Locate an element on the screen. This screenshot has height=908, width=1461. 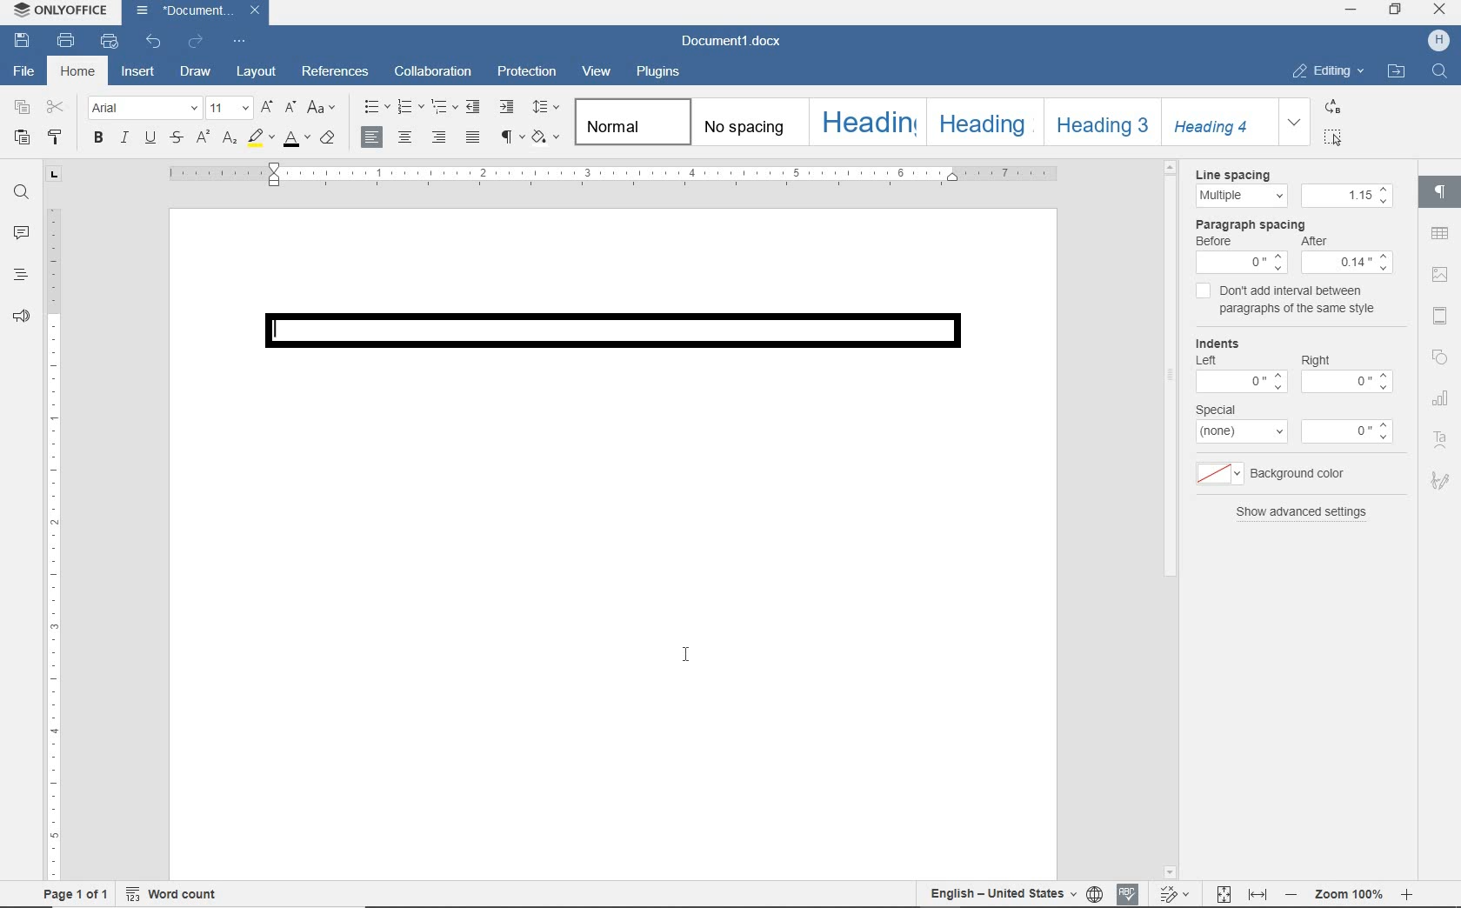
change case is located at coordinates (324, 109).